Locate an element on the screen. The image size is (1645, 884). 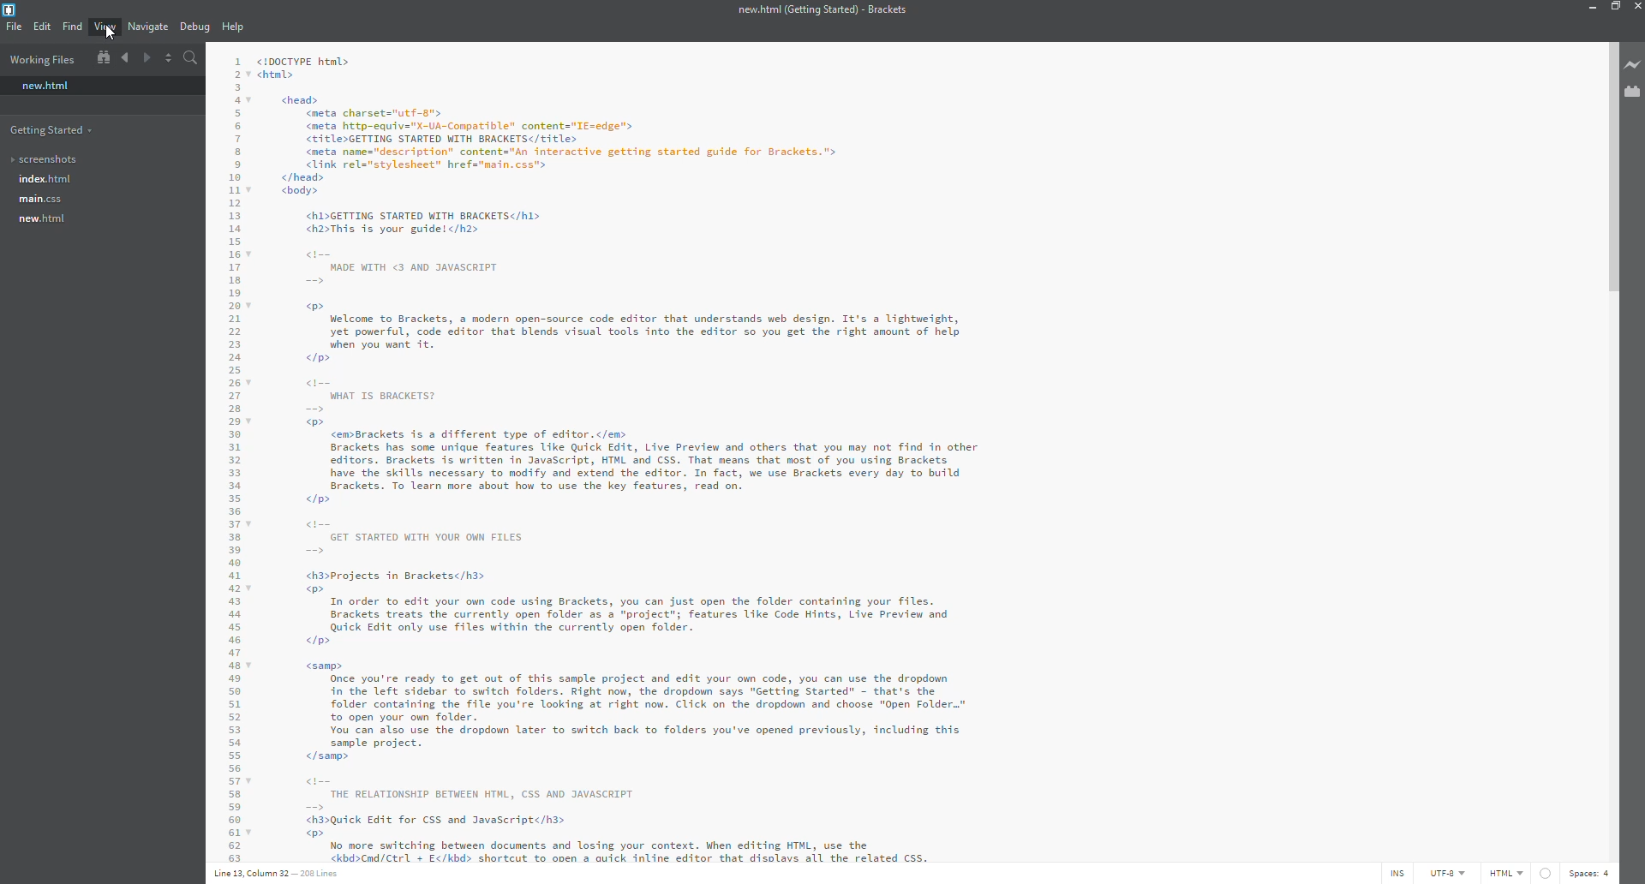
show in file tree is located at coordinates (102, 57).